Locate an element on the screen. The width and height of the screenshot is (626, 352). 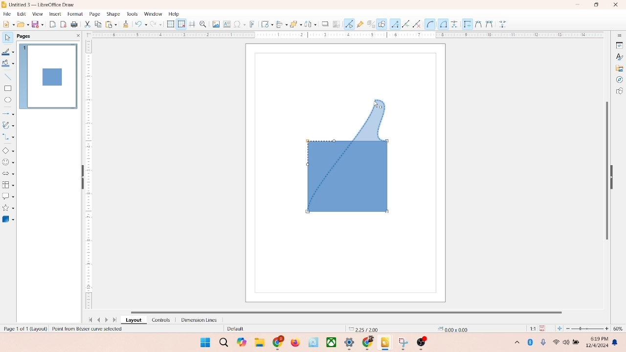
block arrow is located at coordinates (8, 174).